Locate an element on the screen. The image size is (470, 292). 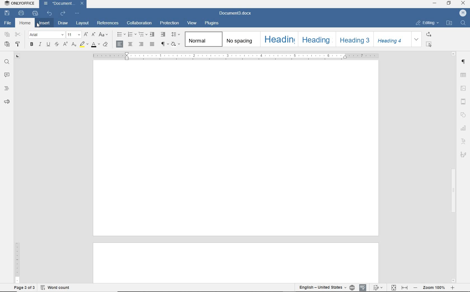
QUICK PRINT is located at coordinates (36, 13).